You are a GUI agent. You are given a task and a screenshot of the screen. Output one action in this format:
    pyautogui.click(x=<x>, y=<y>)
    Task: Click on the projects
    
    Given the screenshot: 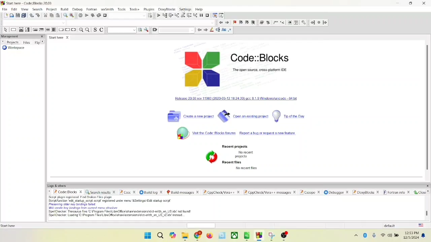 What is the action you would take?
    pyautogui.click(x=10, y=42)
    